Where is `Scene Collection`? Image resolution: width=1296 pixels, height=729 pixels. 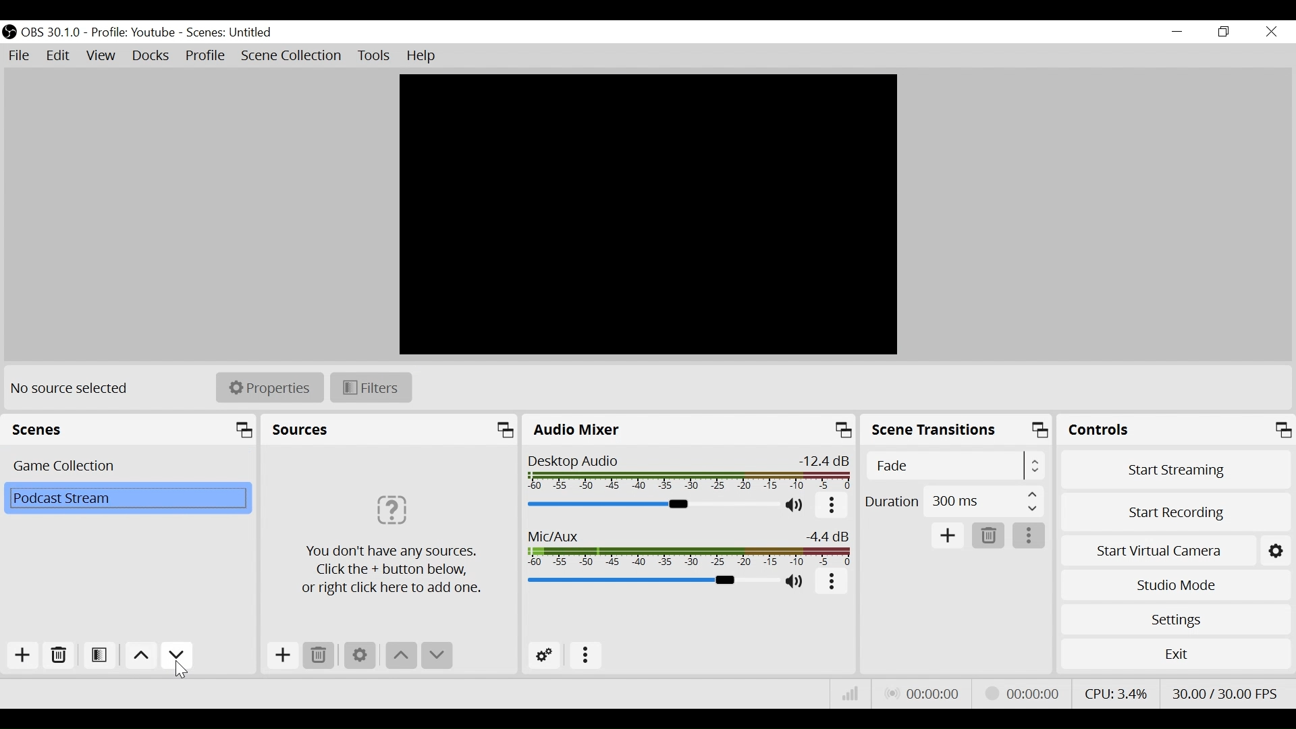 Scene Collection is located at coordinates (293, 56).